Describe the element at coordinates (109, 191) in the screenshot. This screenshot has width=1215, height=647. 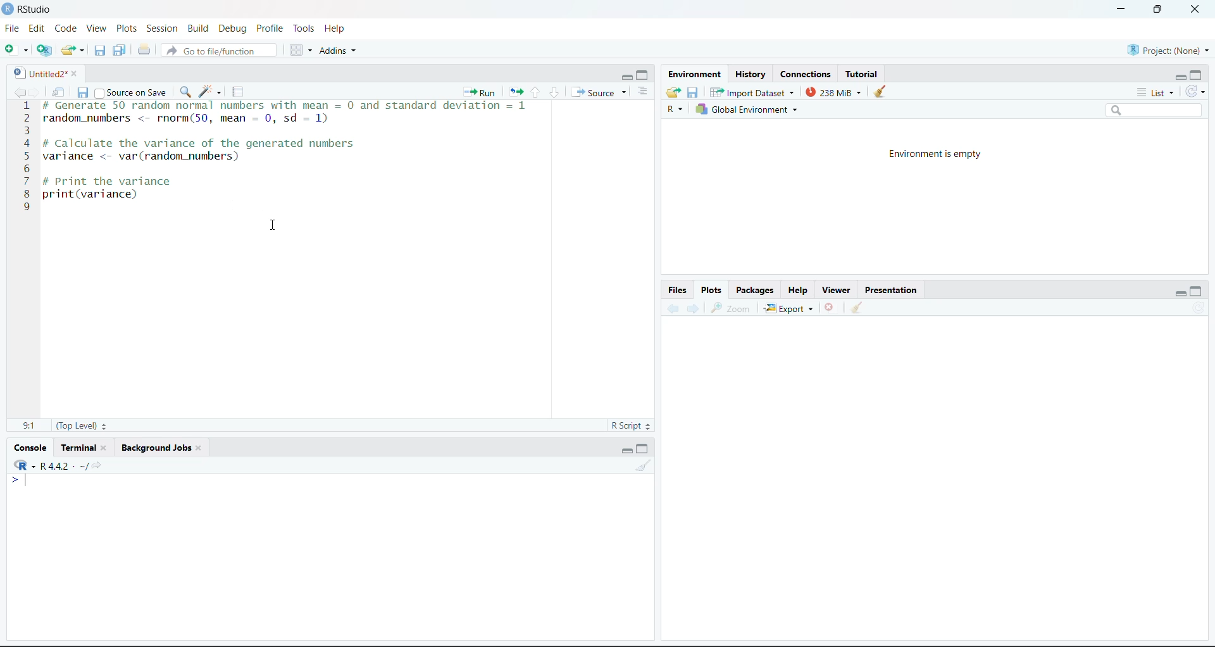
I see `# Print the variance
print(variance)` at that location.